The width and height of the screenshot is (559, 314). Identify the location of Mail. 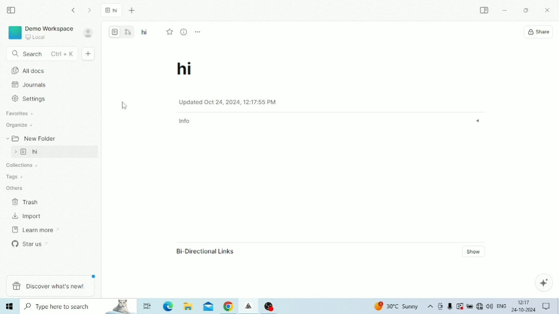
(208, 307).